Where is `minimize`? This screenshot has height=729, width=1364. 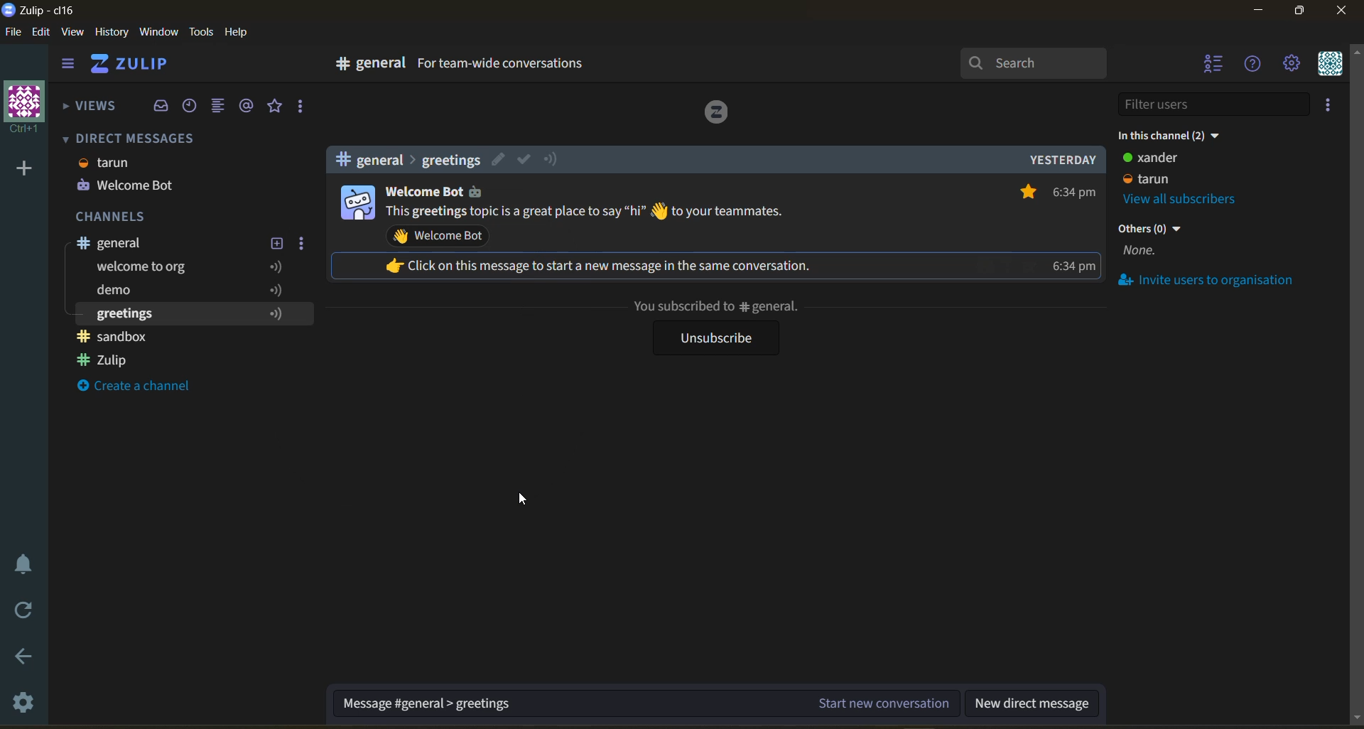
minimize is located at coordinates (1262, 11).